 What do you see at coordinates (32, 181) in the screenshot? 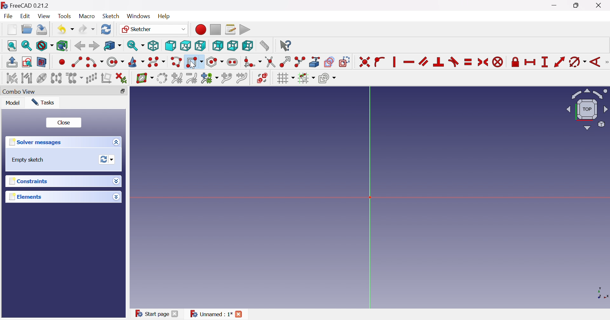
I see `Constraints` at bounding box center [32, 181].